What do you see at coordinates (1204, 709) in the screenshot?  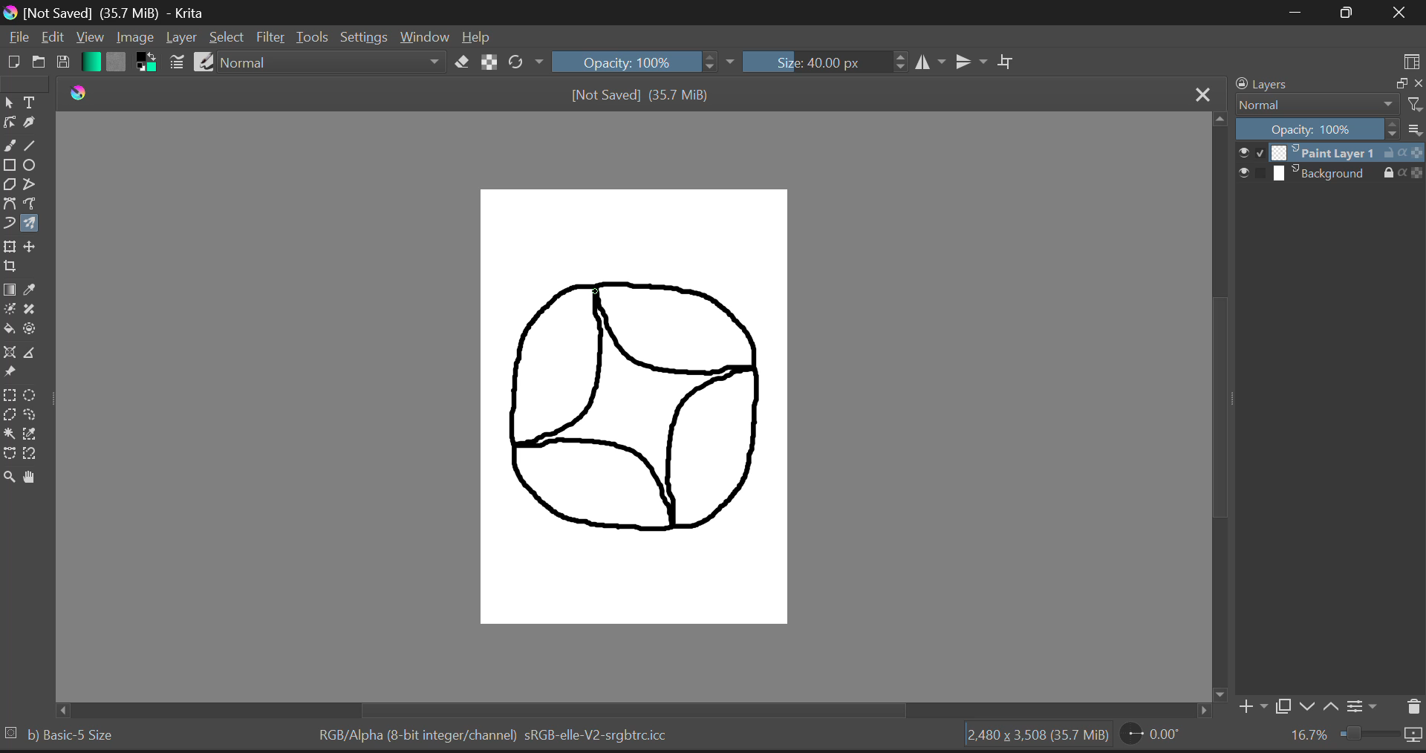 I see `` at bounding box center [1204, 709].